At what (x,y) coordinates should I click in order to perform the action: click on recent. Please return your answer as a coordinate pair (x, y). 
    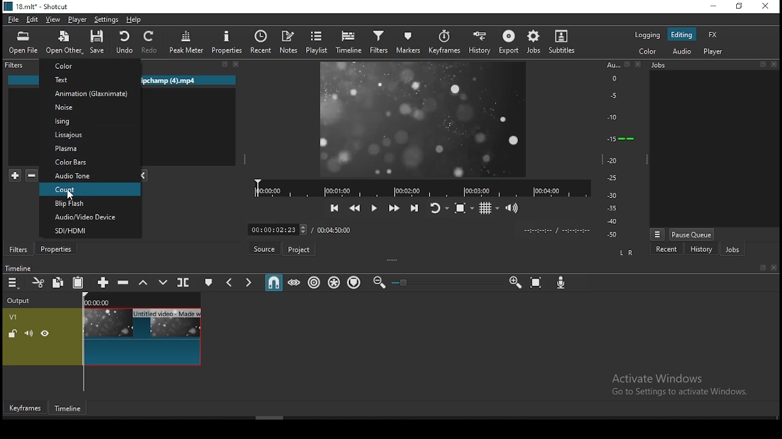
    Looking at the image, I should click on (667, 251).